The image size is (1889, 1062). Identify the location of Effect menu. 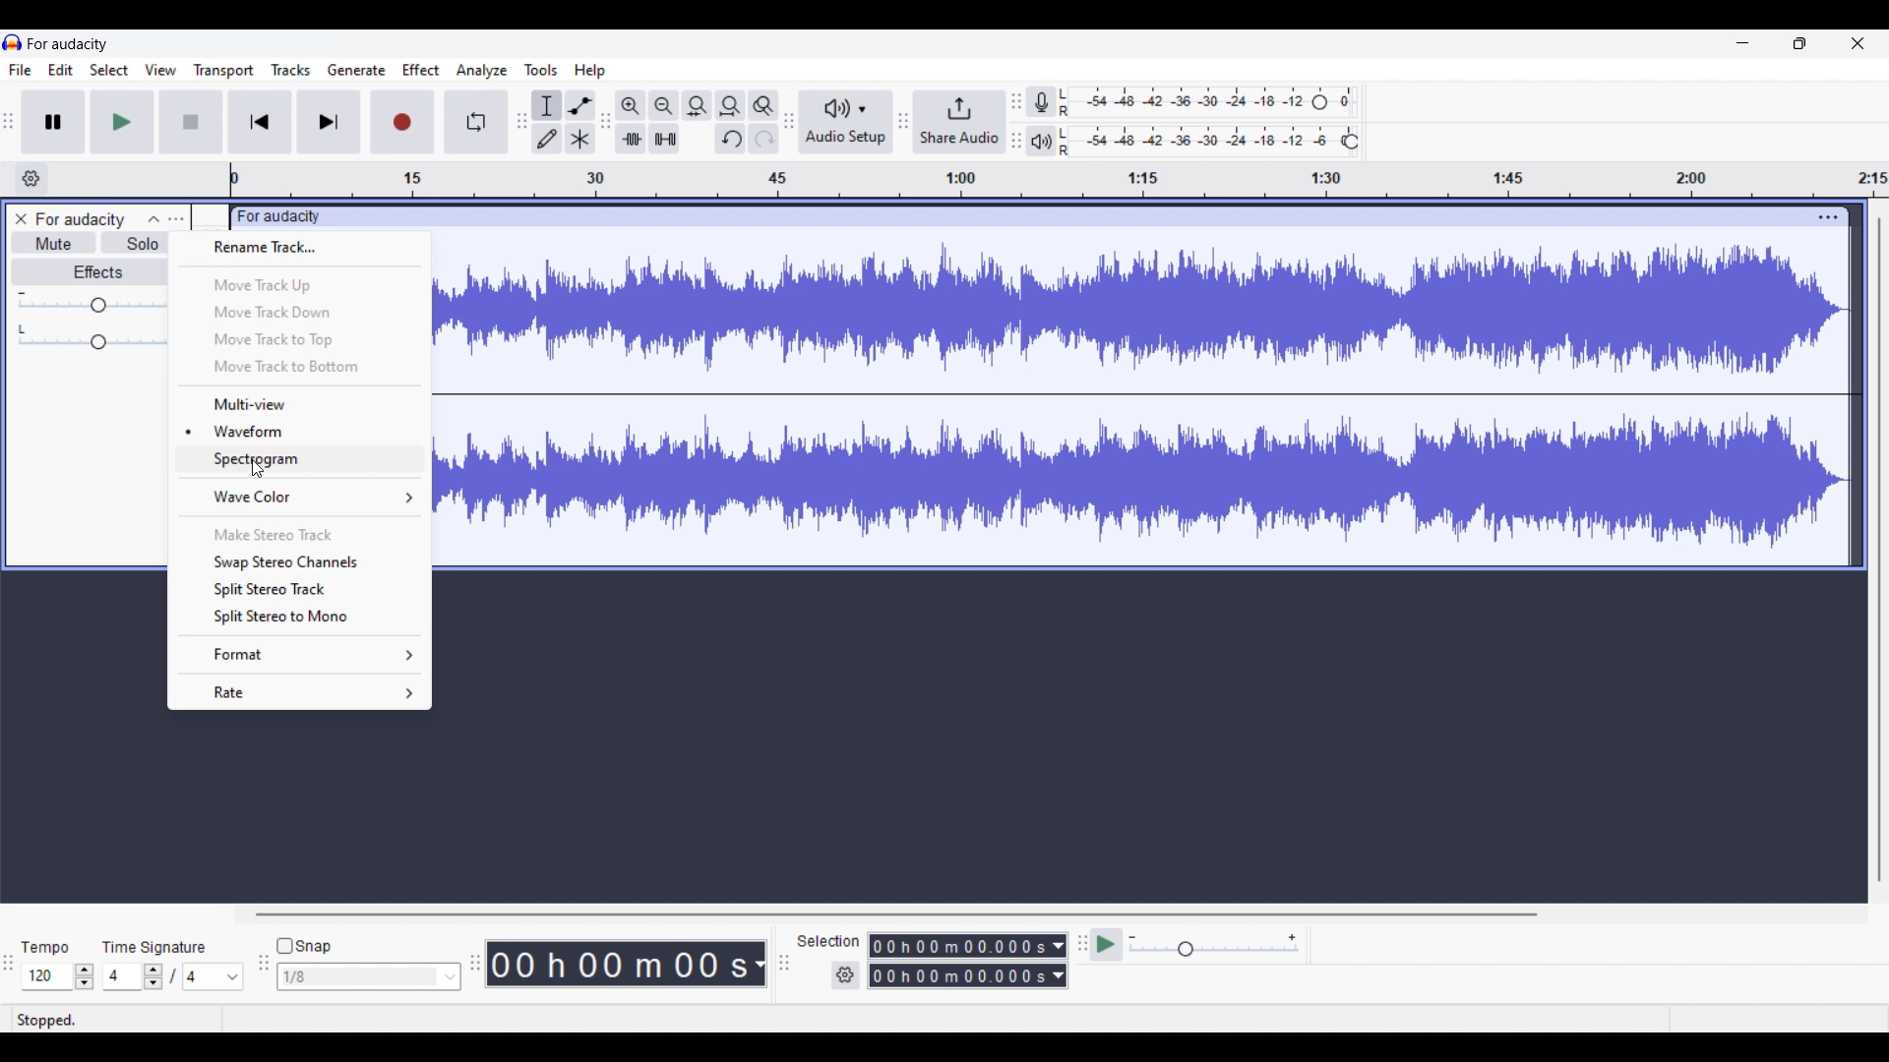
(422, 70).